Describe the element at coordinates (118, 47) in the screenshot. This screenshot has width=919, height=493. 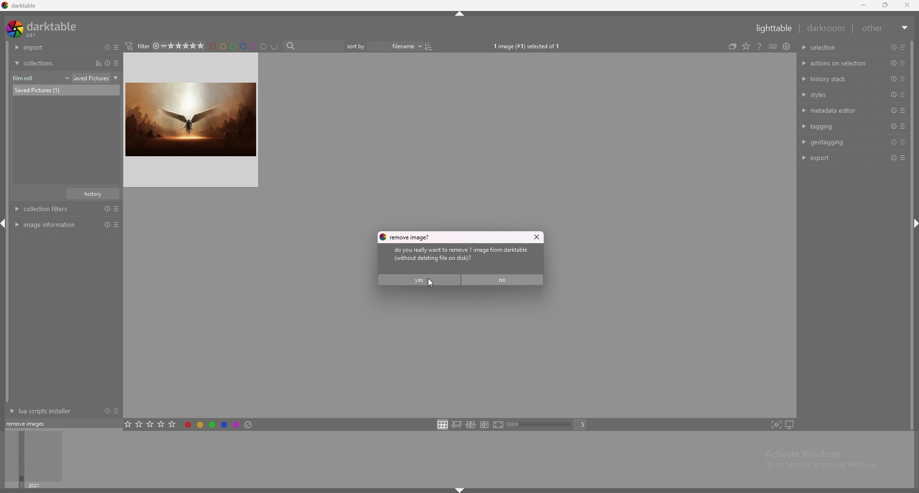
I see `presets` at that location.